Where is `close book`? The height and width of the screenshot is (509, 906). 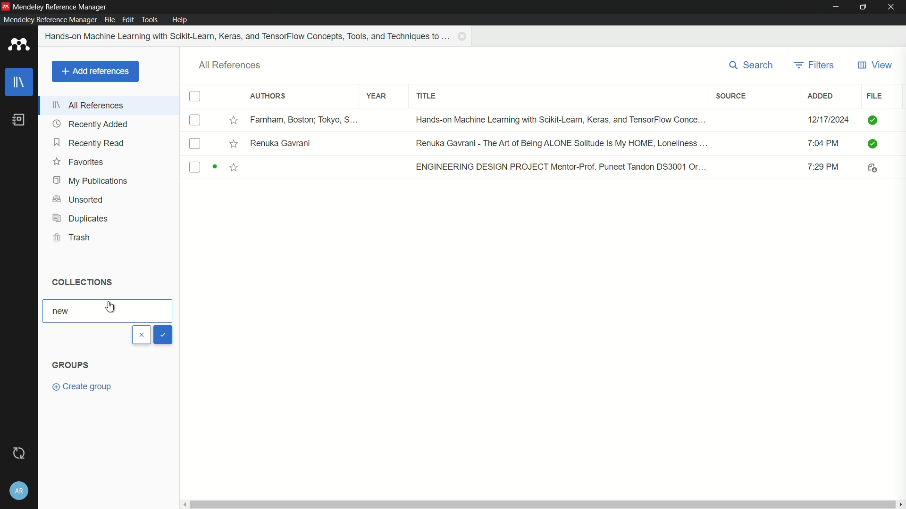 close book is located at coordinates (463, 36).